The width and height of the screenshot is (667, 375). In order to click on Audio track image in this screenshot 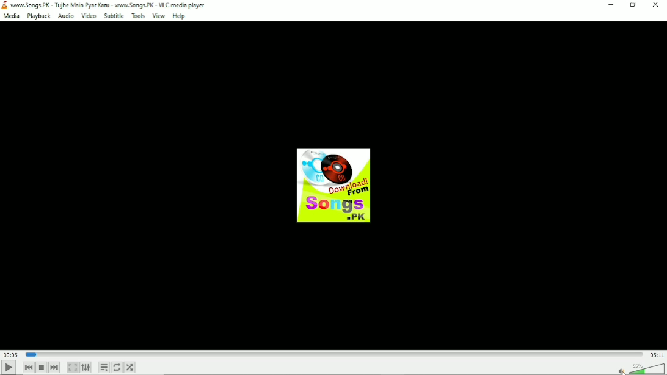, I will do `click(335, 186)`.